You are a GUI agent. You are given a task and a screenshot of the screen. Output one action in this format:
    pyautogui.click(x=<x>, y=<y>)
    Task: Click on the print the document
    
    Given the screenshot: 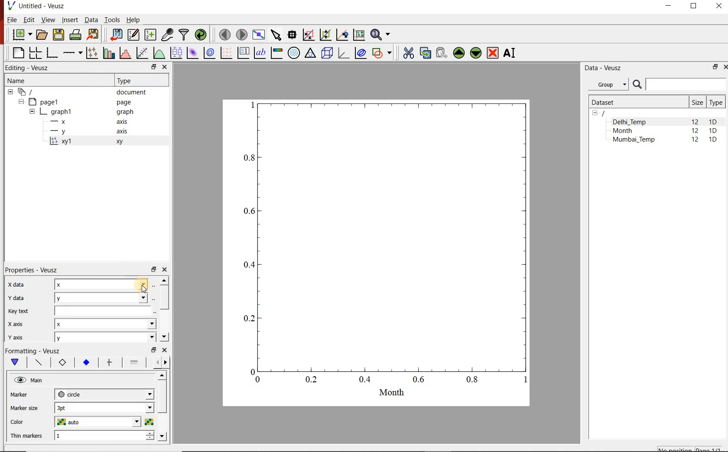 What is the action you would take?
    pyautogui.click(x=75, y=35)
    